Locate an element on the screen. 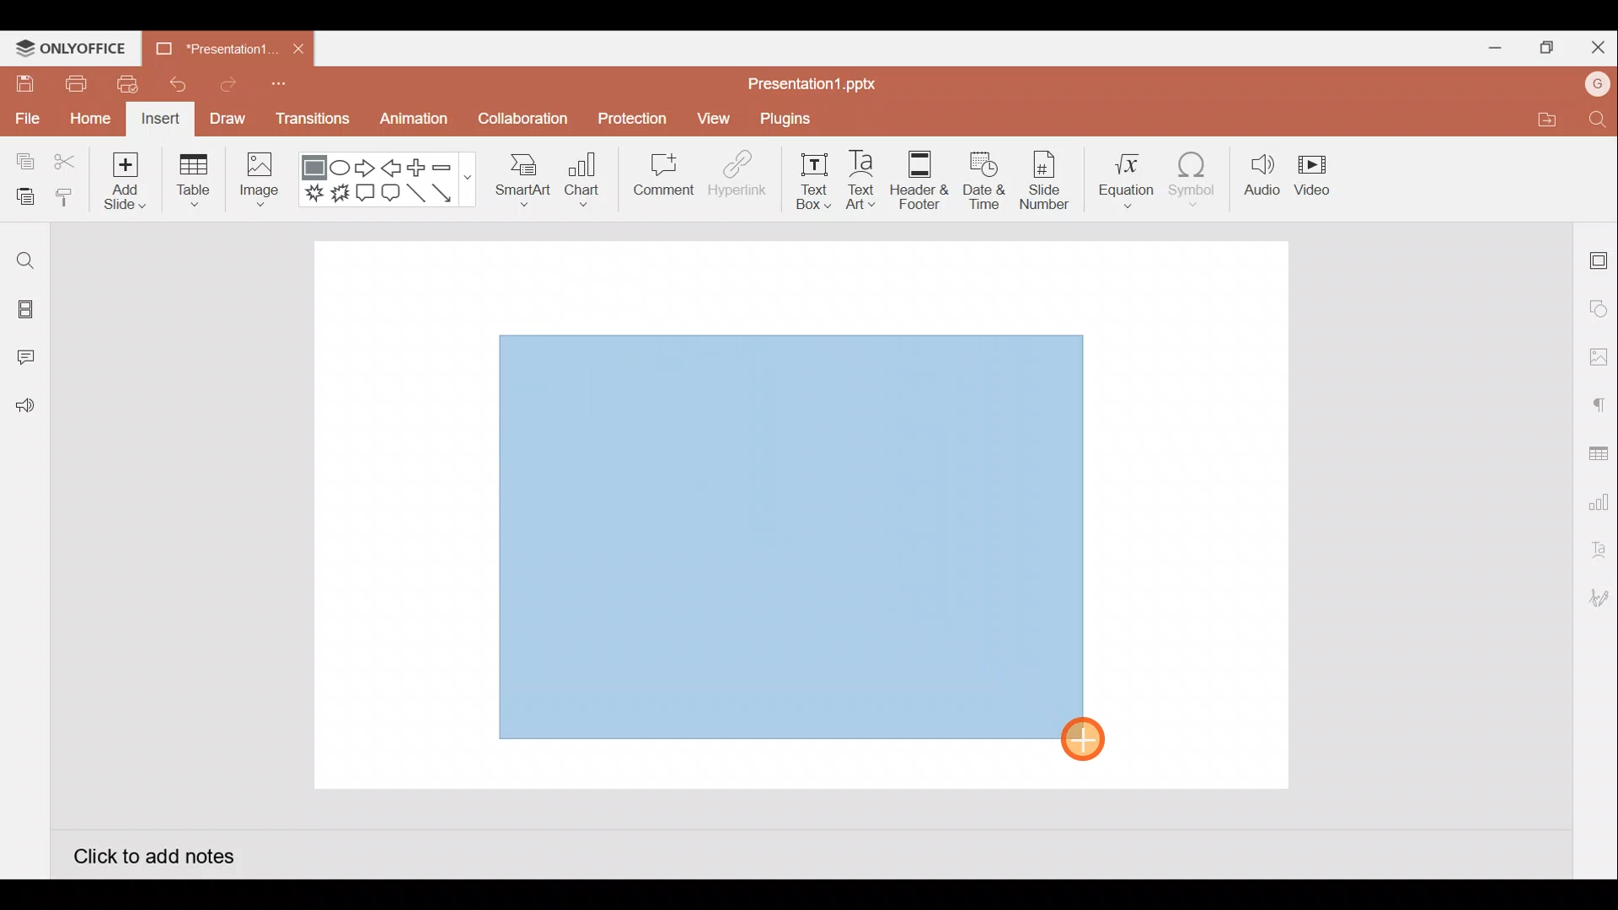 This screenshot has width=1618, height=910. Comment is located at coordinates (657, 178).